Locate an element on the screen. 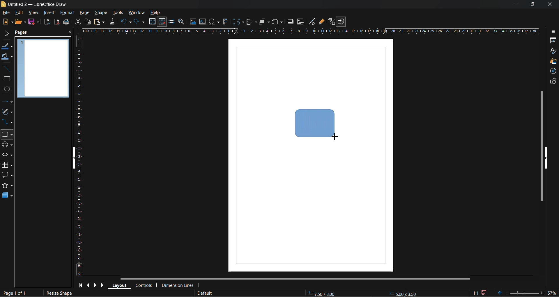 The width and height of the screenshot is (559, 297). zoom is located at coordinates (182, 22).